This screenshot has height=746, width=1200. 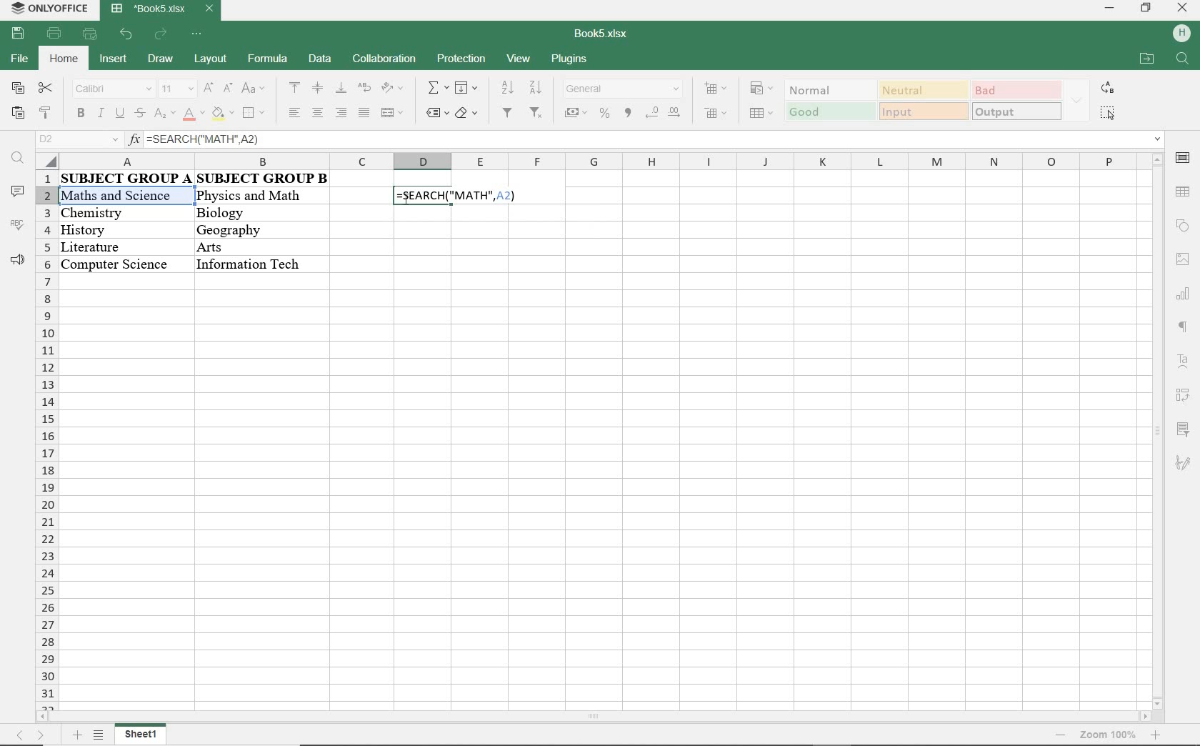 What do you see at coordinates (363, 114) in the screenshot?
I see `justified` at bounding box center [363, 114].